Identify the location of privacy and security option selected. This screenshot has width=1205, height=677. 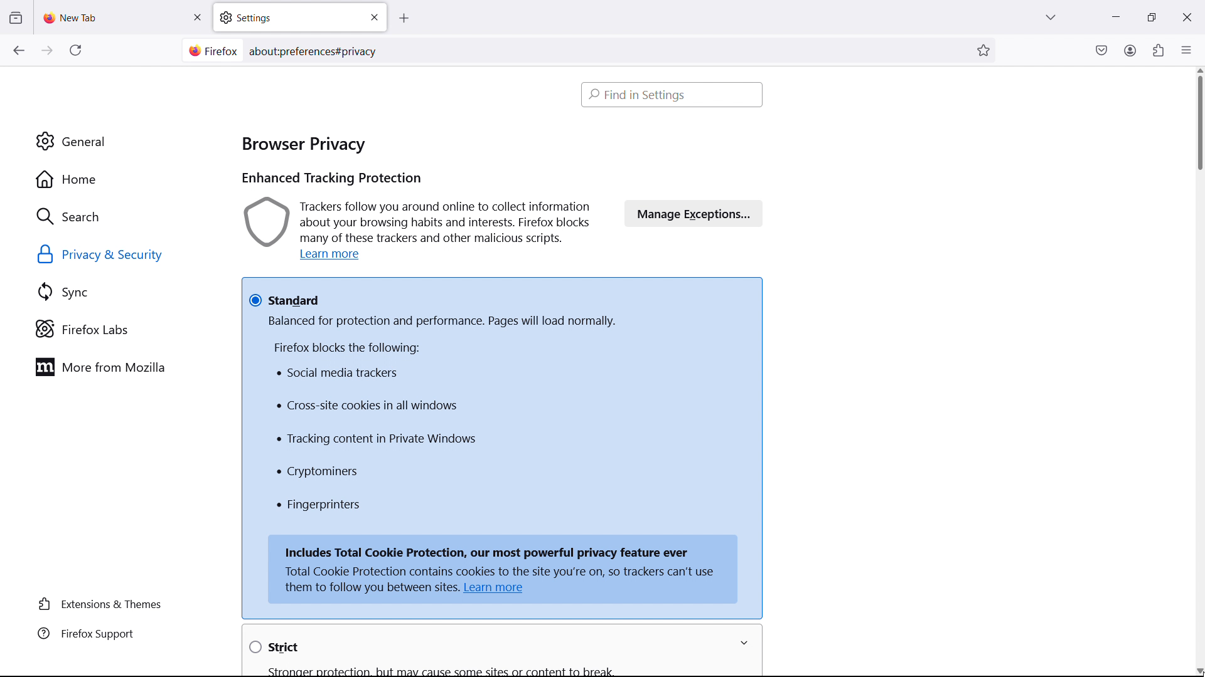
(115, 256).